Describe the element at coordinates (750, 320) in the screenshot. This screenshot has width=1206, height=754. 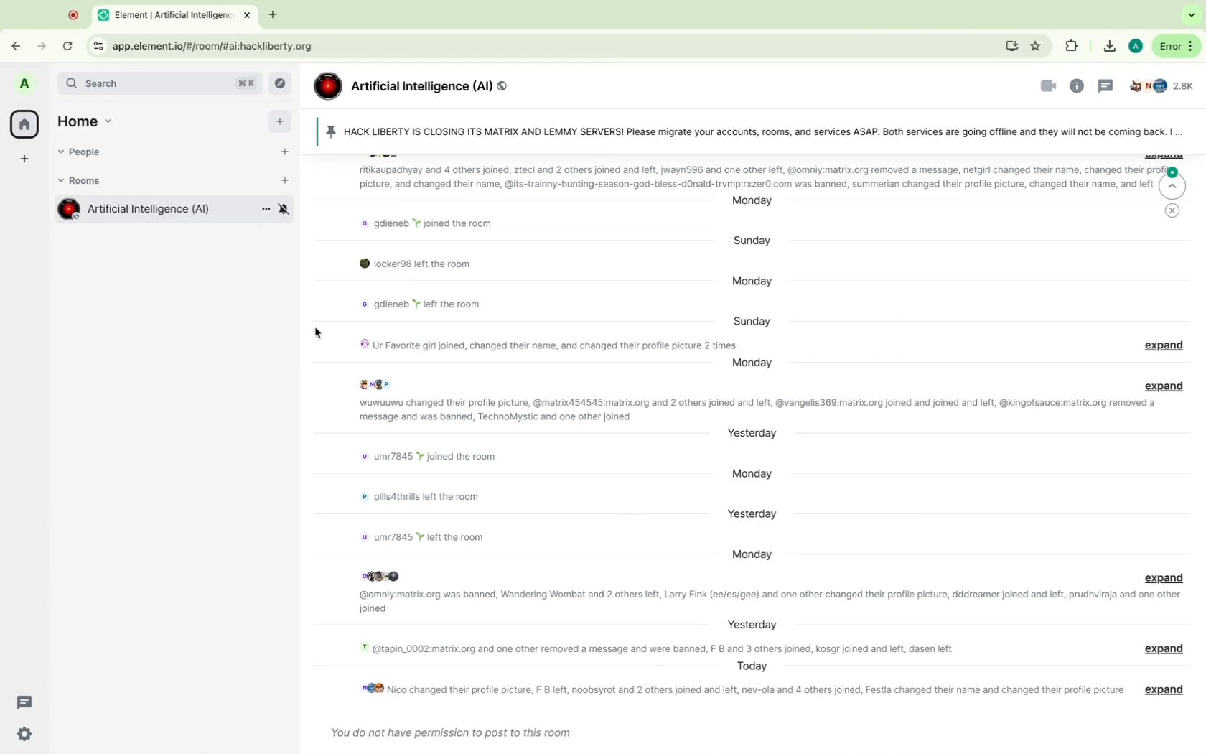
I see `day` at that location.